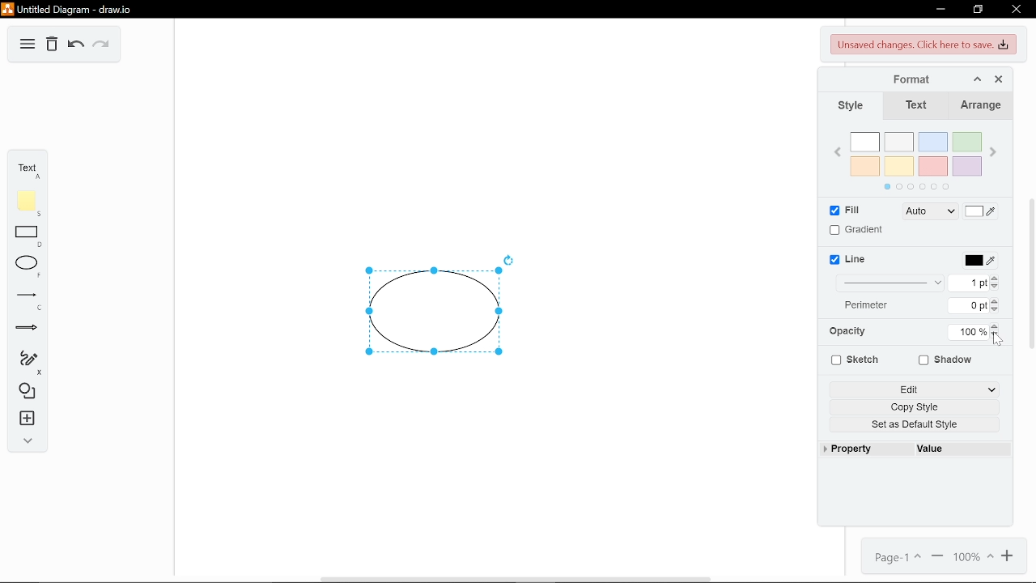 The height and width of the screenshot is (583, 1036). Describe the element at coordinates (25, 296) in the screenshot. I see `Line` at that location.